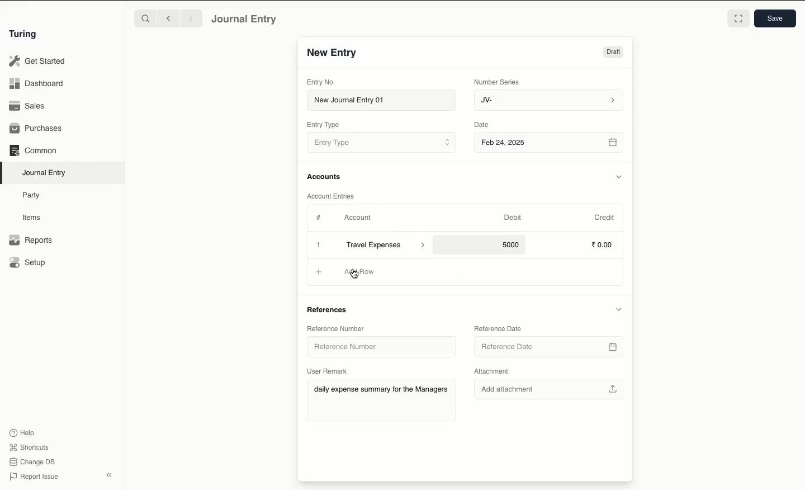 The image size is (805, 490). I want to click on Reference Date, so click(497, 328).